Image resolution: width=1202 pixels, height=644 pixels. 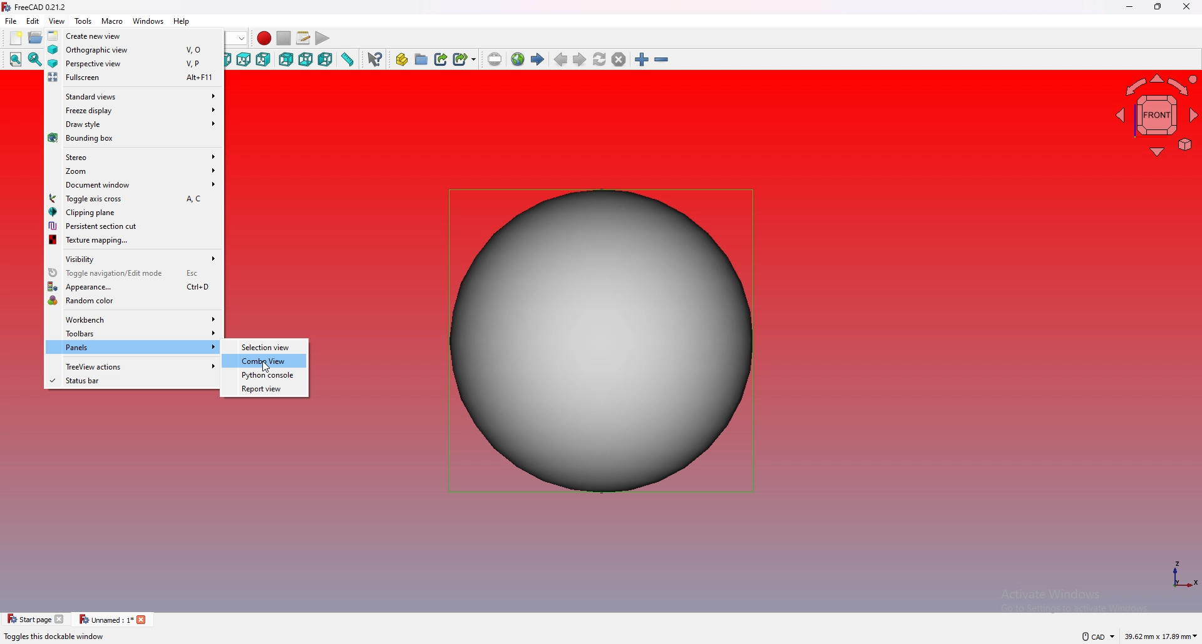 I want to click on panels, so click(x=133, y=348).